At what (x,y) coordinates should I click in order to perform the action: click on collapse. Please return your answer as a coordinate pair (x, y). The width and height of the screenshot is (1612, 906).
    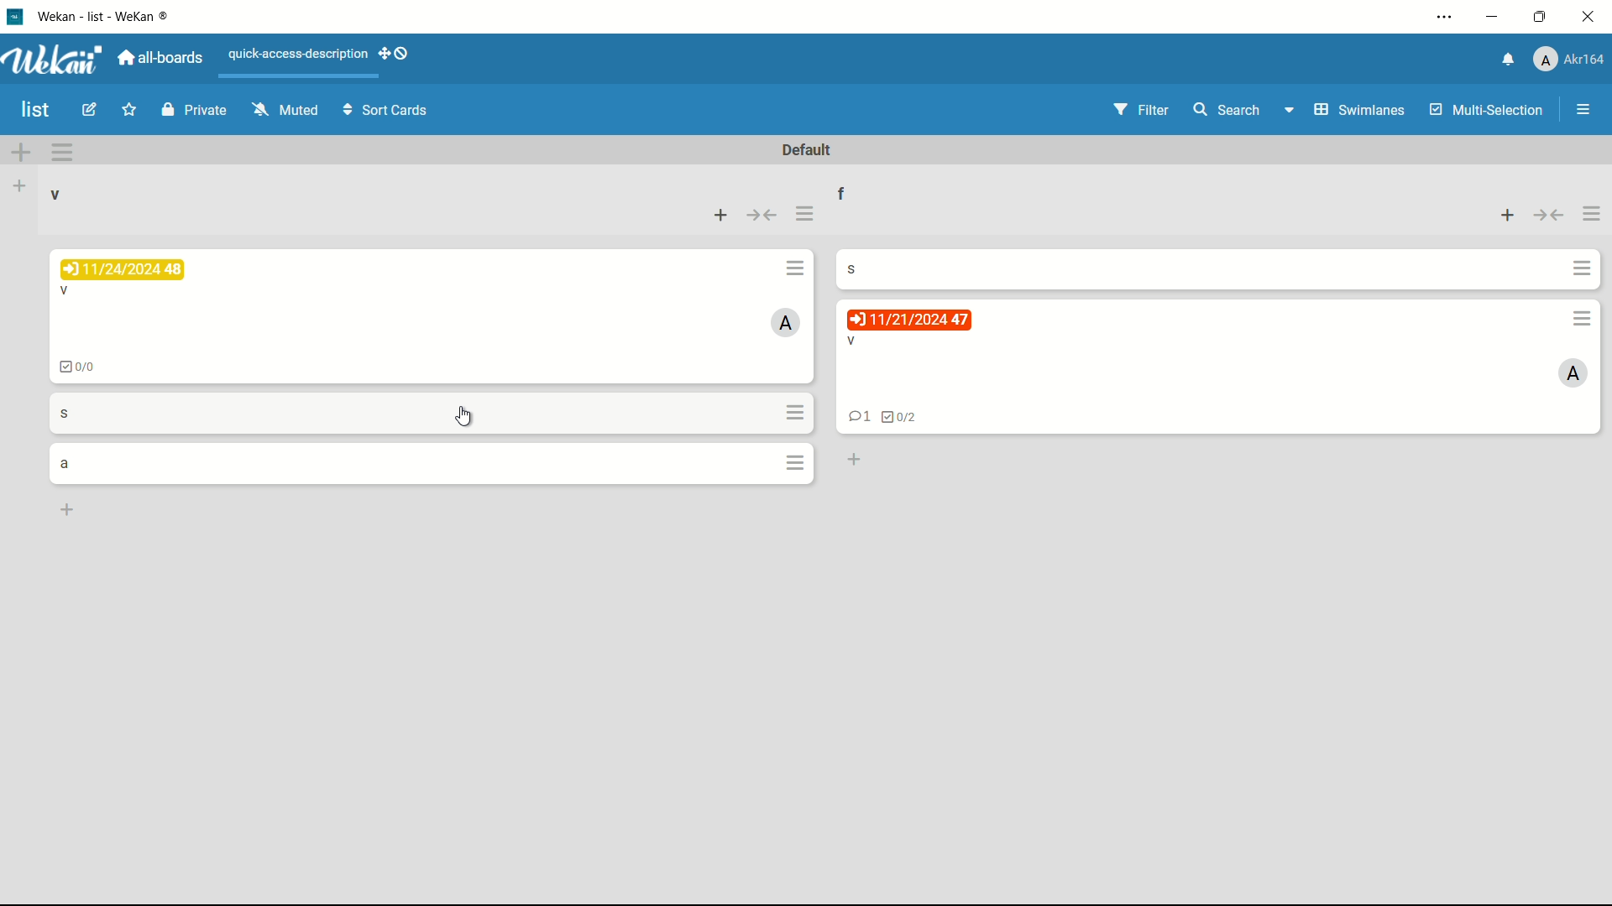
    Looking at the image, I should click on (1549, 216).